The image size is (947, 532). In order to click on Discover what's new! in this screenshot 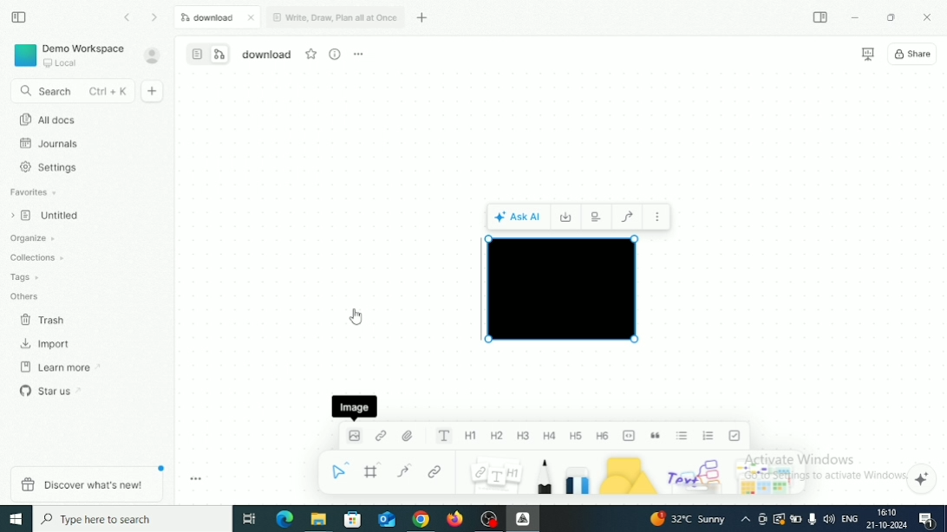, I will do `click(88, 483)`.